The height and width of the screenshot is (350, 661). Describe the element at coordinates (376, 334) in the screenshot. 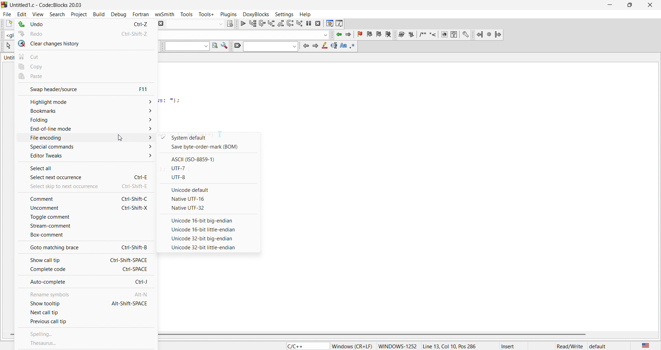

I see `vertical scroll bar` at that location.